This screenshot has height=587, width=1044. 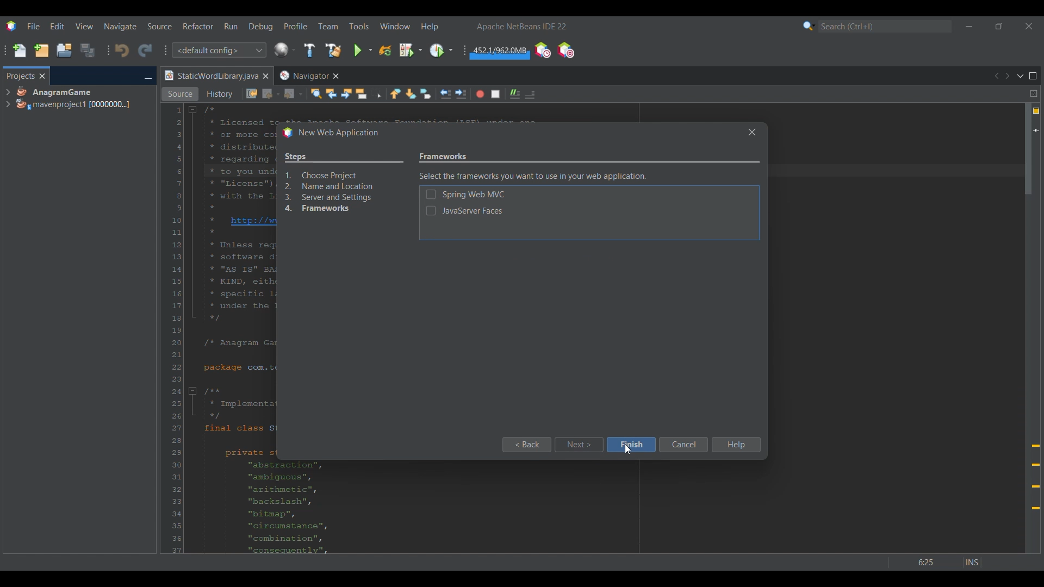 I want to click on , so click(x=942, y=559).